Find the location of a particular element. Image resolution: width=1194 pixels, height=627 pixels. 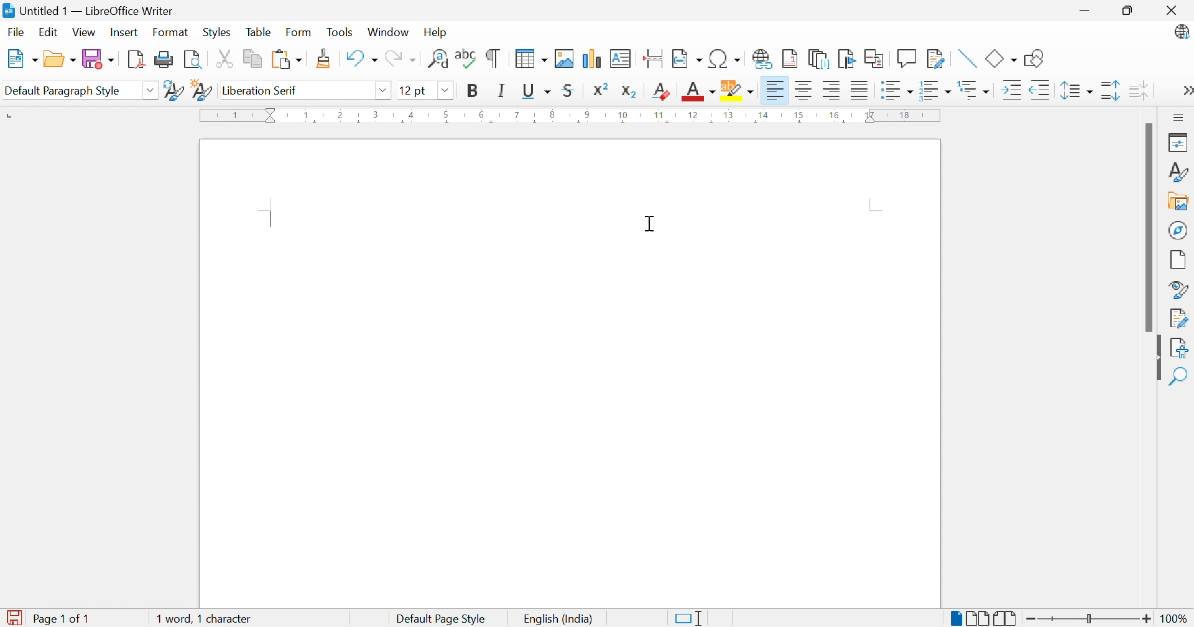

Typing Cursor is located at coordinates (271, 218).